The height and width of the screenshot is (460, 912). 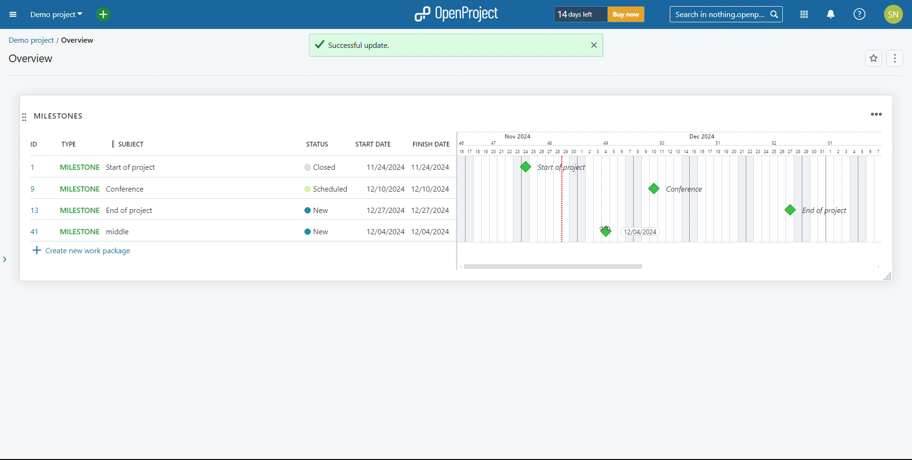 I want to click on widget options, so click(x=876, y=115).